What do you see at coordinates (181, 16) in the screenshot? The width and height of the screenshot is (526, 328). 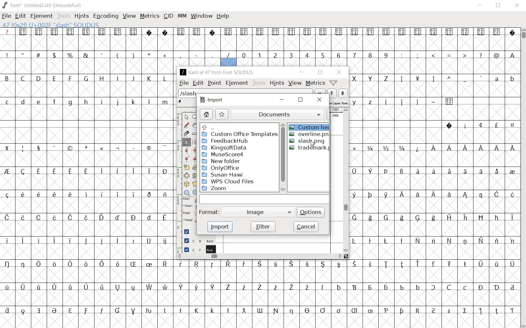 I see `MM` at bounding box center [181, 16].